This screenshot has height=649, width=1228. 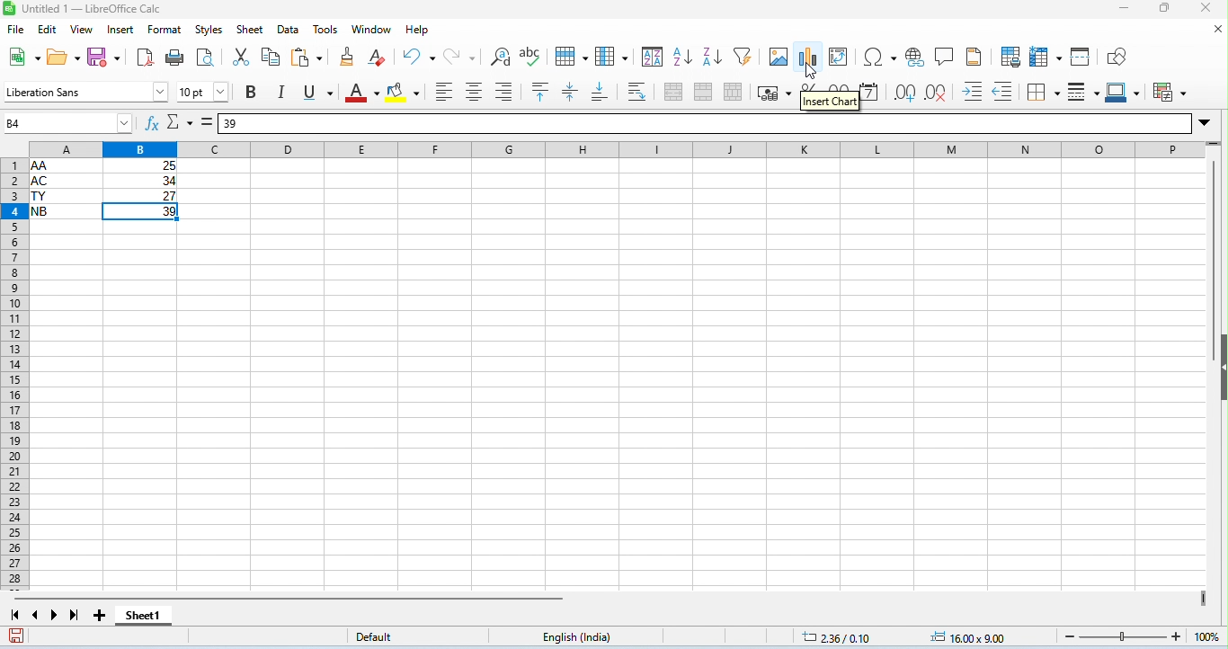 I want to click on header and footer, so click(x=974, y=58).